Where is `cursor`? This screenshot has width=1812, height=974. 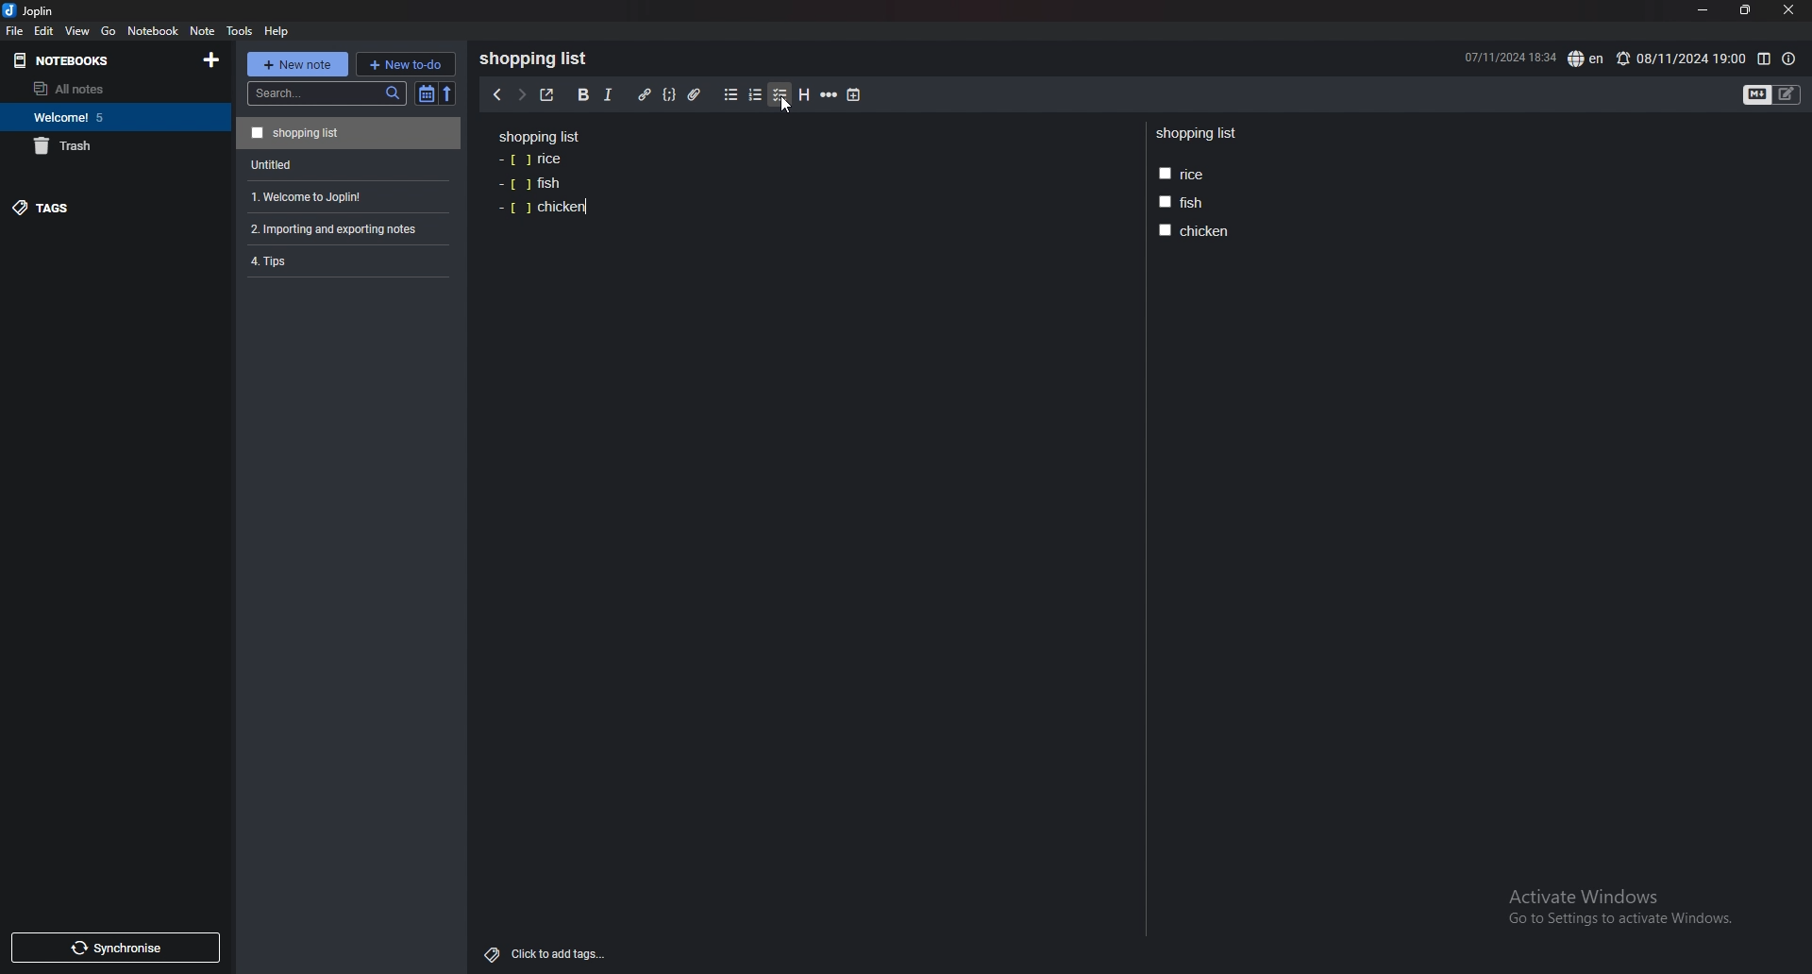 cursor is located at coordinates (785, 106).